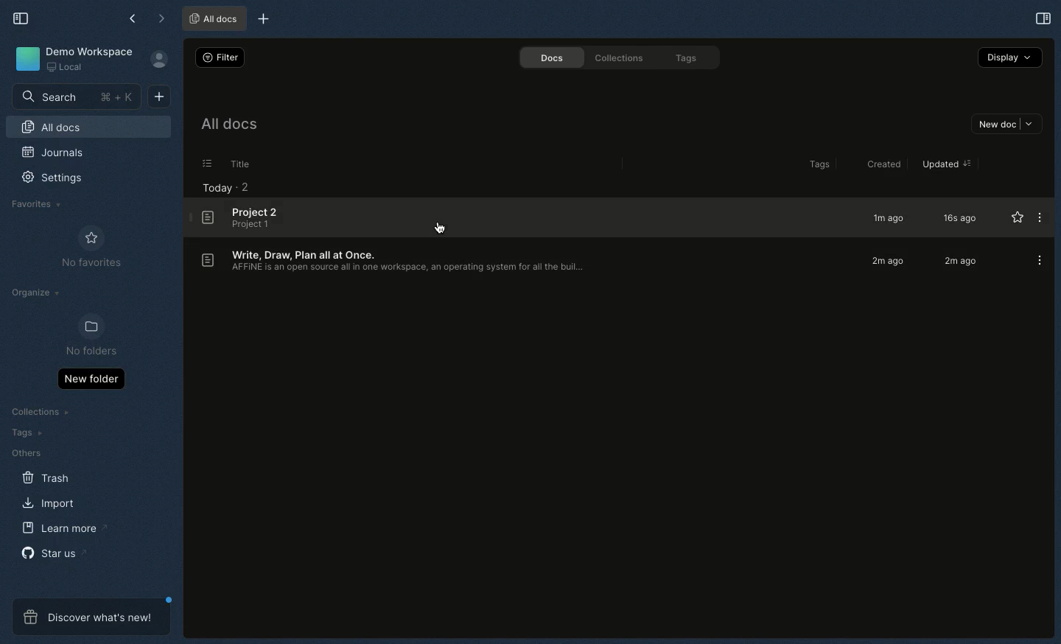 The width and height of the screenshot is (1061, 644). Describe the element at coordinates (211, 18) in the screenshot. I see `All docs` at that location.